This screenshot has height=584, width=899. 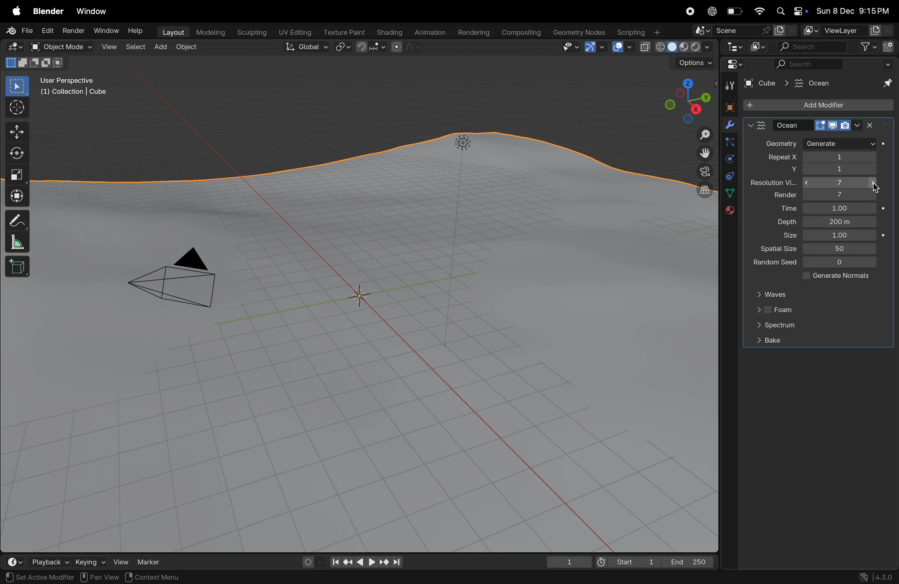 What do you see at coordinates (782, 171) in the screenshot?
I see `y` at bounding box center [782, 171].